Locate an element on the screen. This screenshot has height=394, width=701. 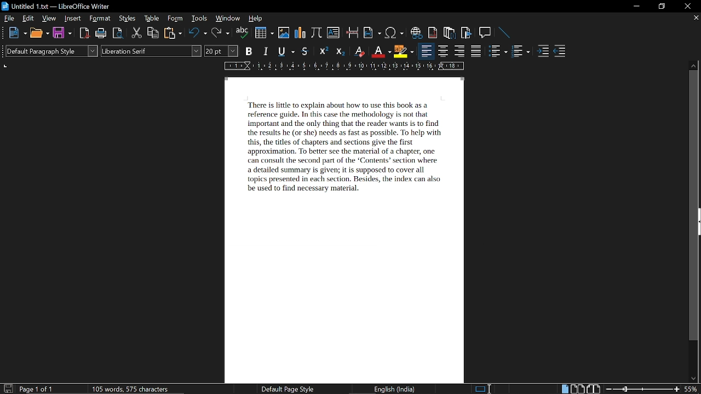
current zoom is located at coordinates (692, 389).